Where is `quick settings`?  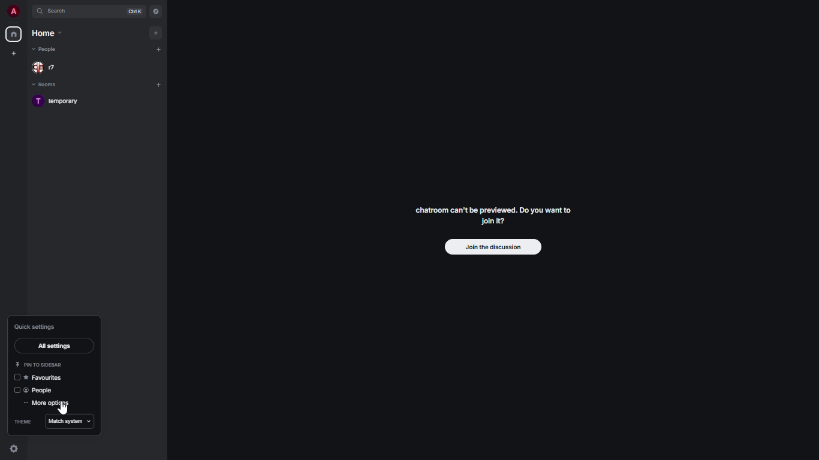
quick settings is located at coordinates (38, 326).